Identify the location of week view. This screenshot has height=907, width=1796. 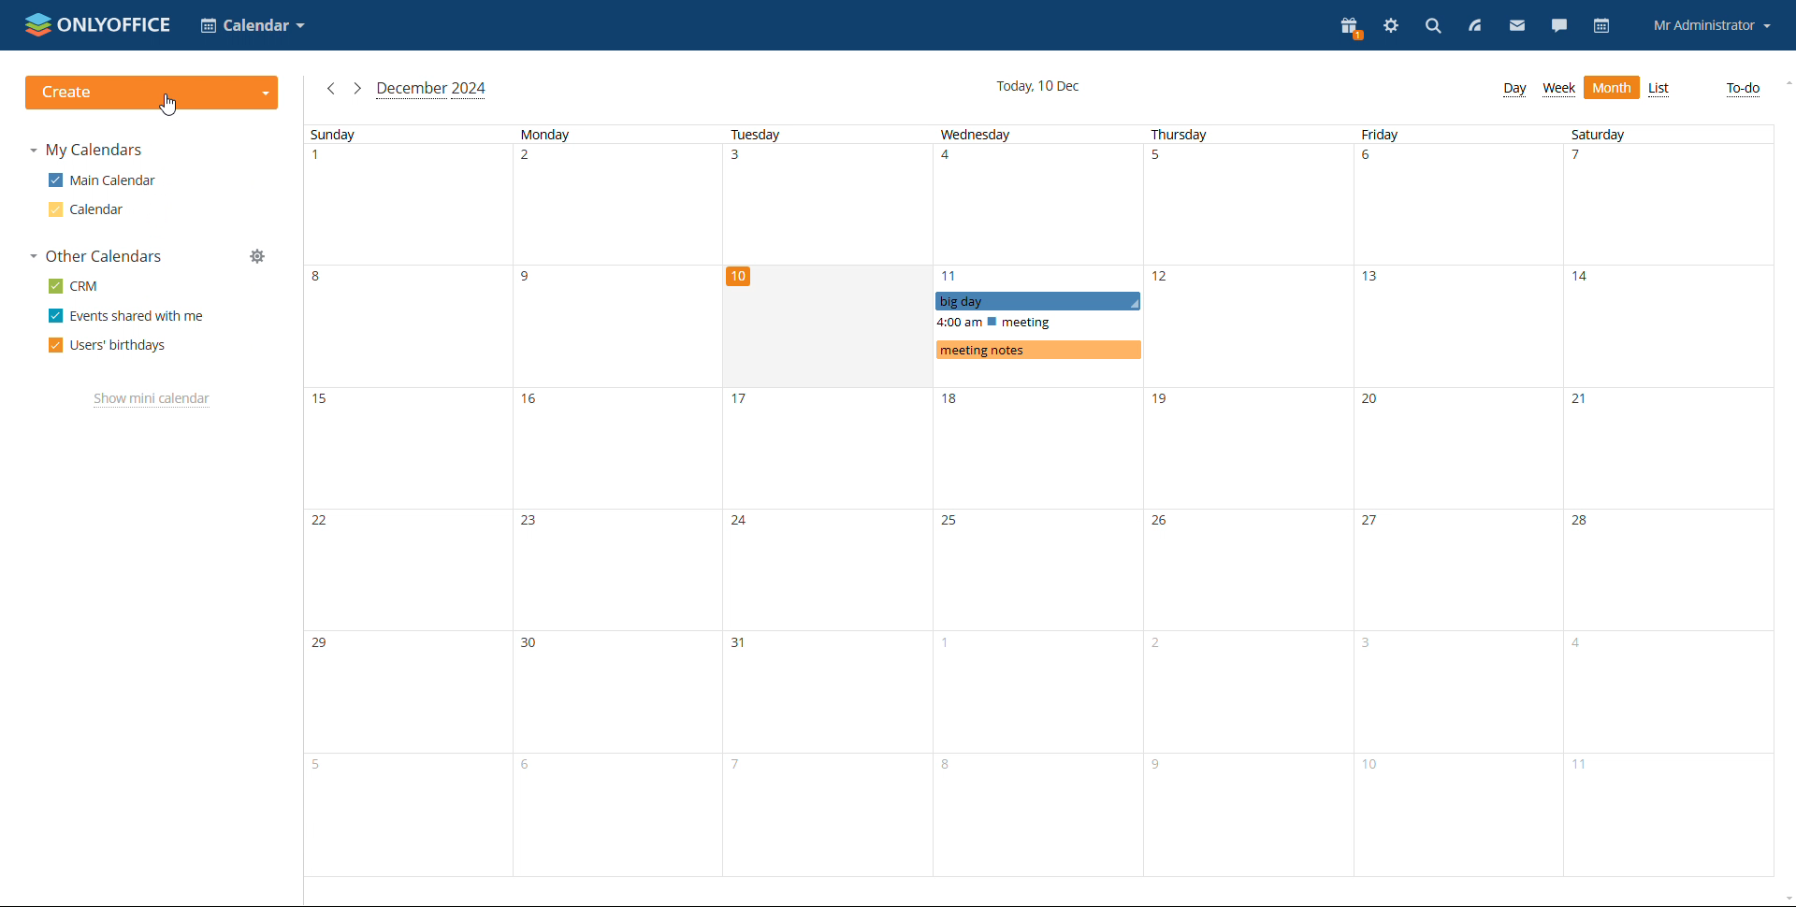
(1559, 89).